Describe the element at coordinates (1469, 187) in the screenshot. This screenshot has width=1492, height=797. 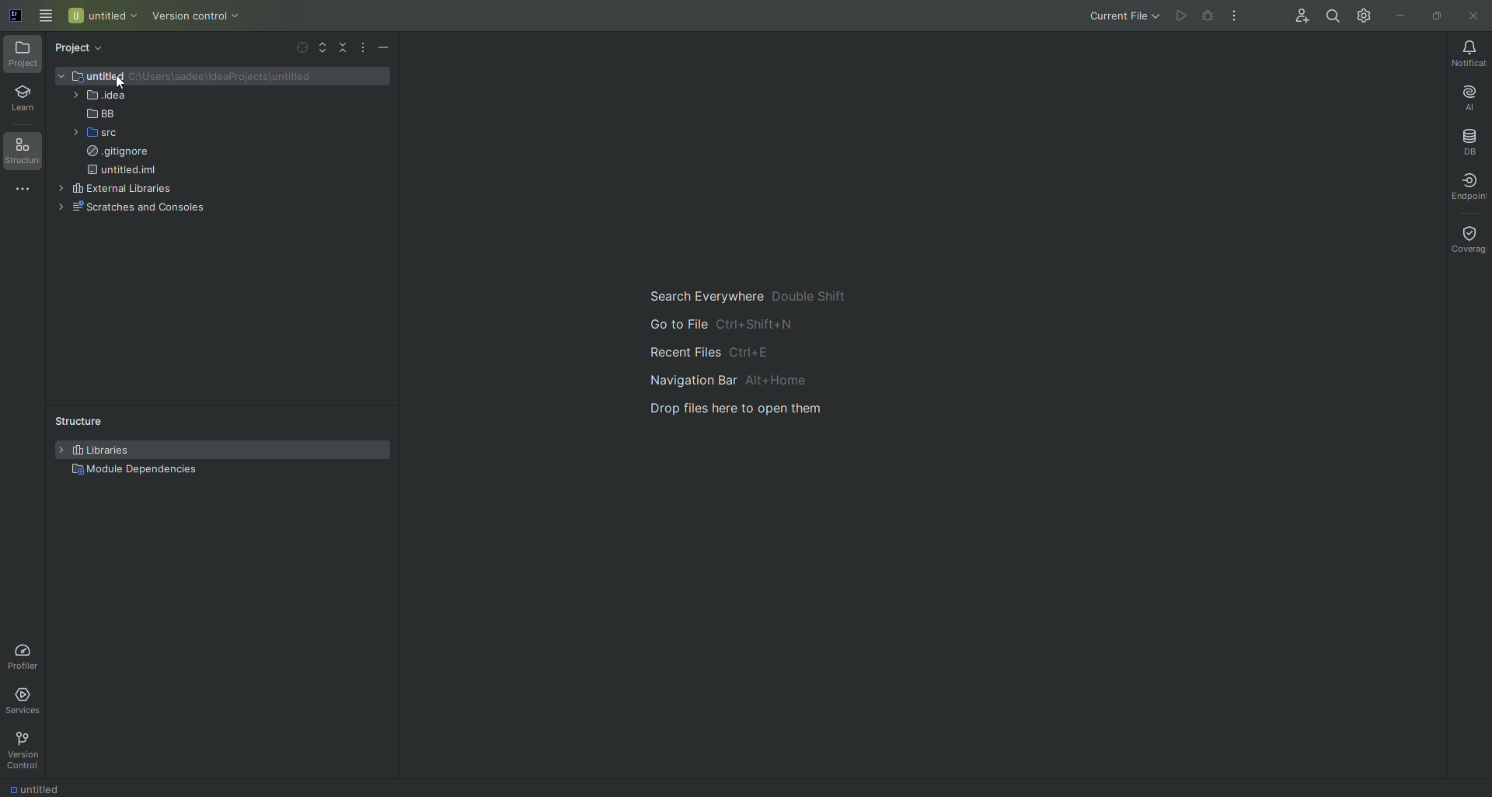
I see `Endpoint` at that location.